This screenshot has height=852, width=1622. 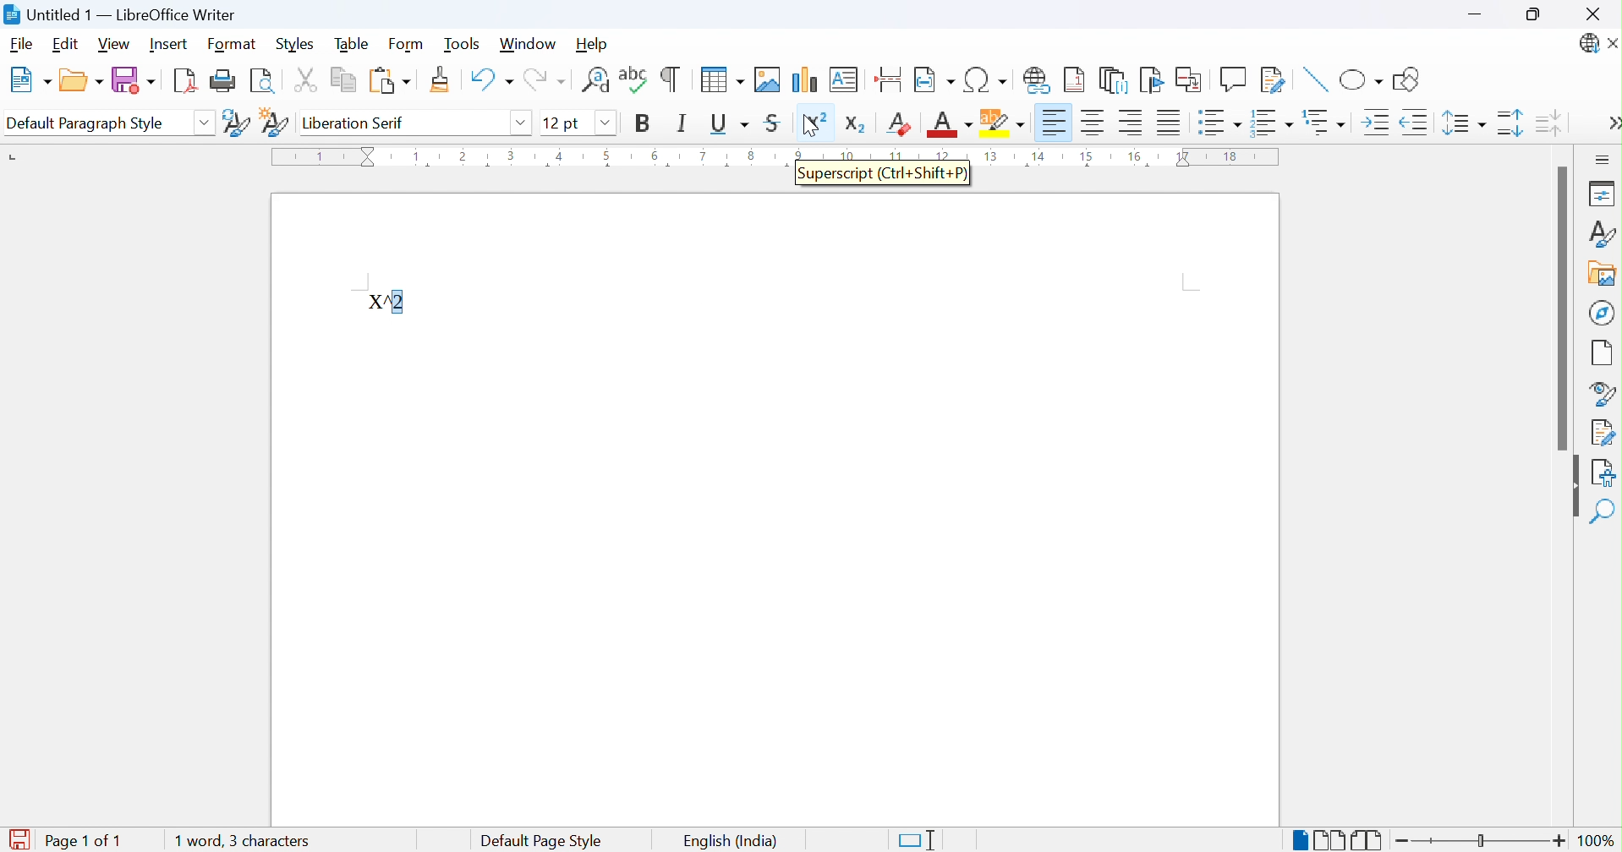 I want to click on English (India), so click(x=732, y=840).